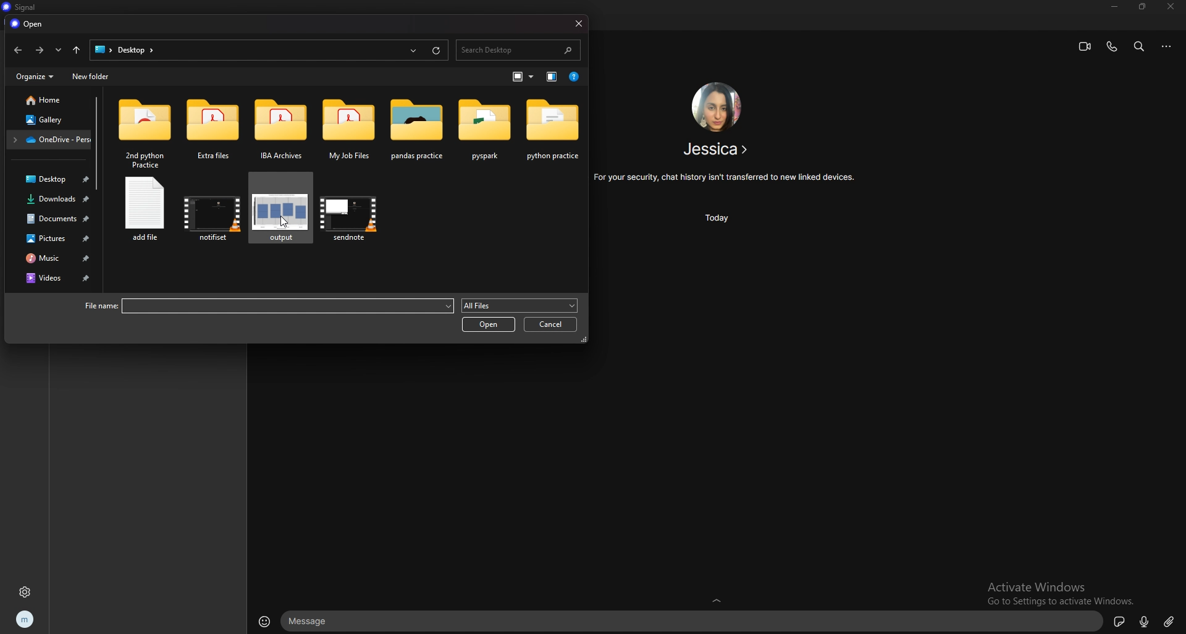  I want to click on attachment, so click(1171, 621).